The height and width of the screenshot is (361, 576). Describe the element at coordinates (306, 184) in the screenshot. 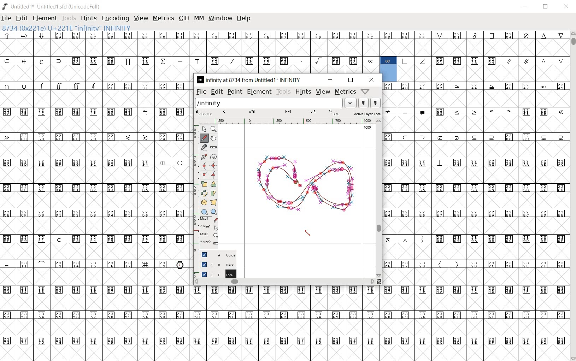

I see `Designed glyph infinity symbol` at that location.